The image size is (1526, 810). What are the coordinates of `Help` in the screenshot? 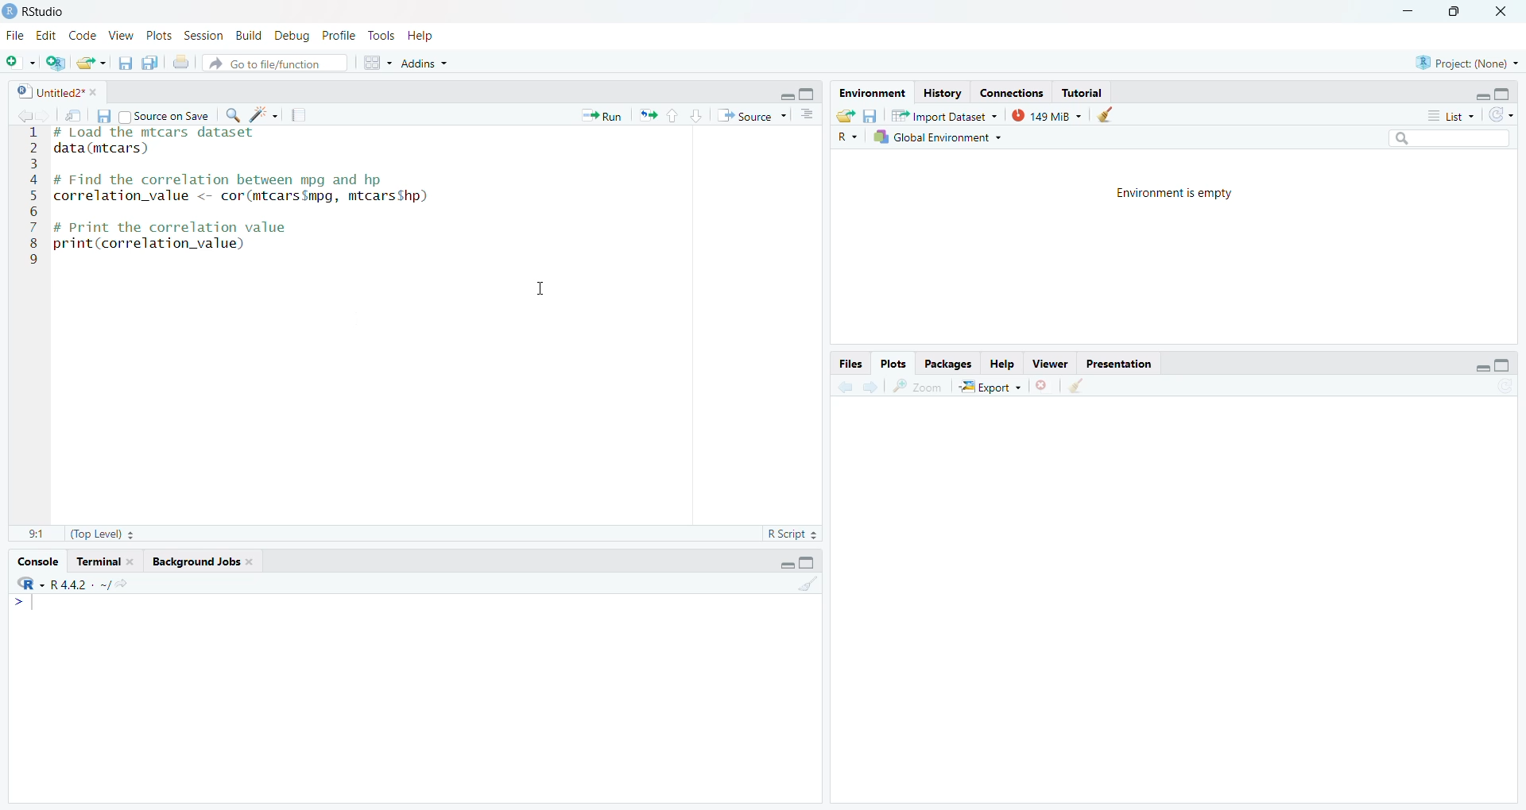 It's located at (1003, 361).